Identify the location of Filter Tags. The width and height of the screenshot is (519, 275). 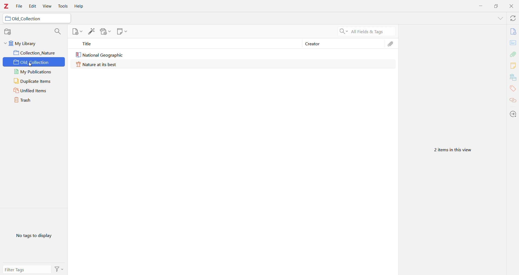
(27, 270).